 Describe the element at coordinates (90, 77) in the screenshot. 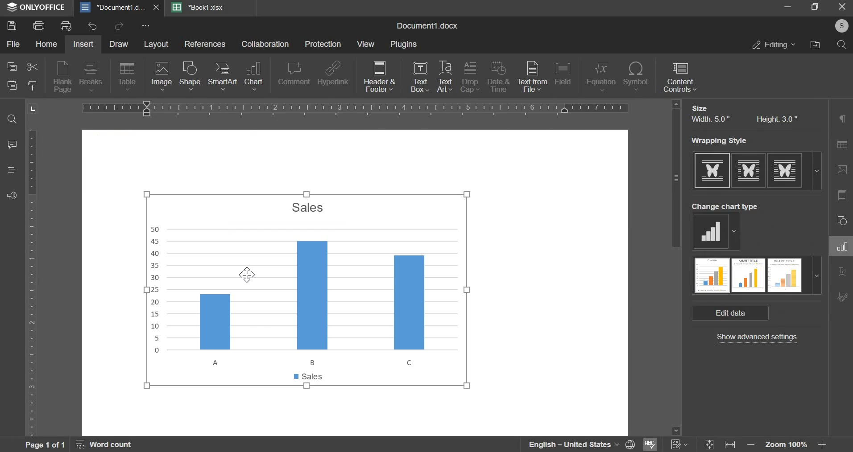

I see `page break` at that location.